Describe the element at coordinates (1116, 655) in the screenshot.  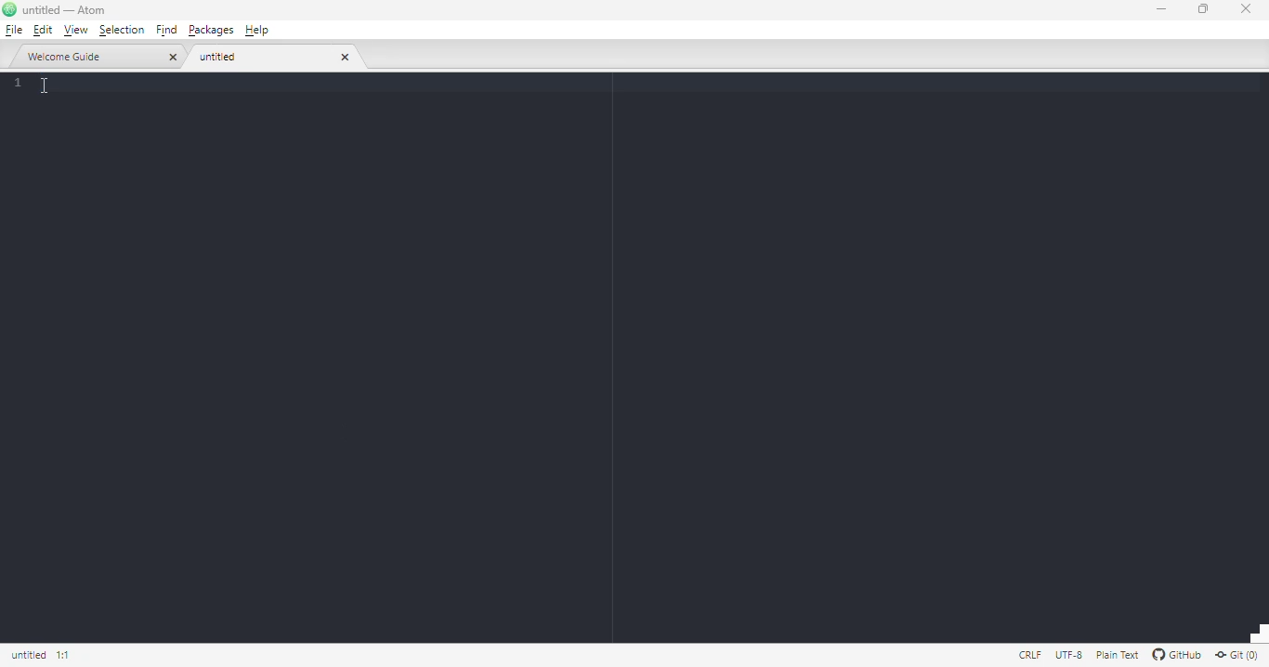
I see `file uses the plain text grammar` at that location.